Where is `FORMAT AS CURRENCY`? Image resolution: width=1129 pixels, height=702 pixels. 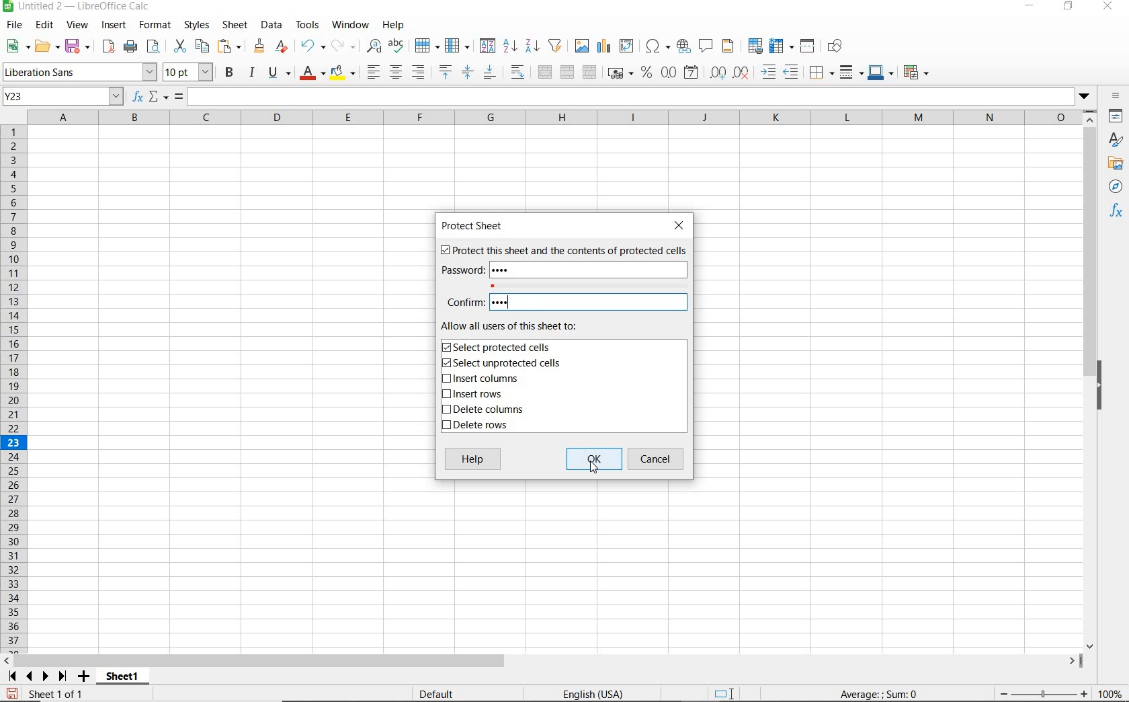
FORMAT AS CURRENCY is located at coordinates (619, 75).